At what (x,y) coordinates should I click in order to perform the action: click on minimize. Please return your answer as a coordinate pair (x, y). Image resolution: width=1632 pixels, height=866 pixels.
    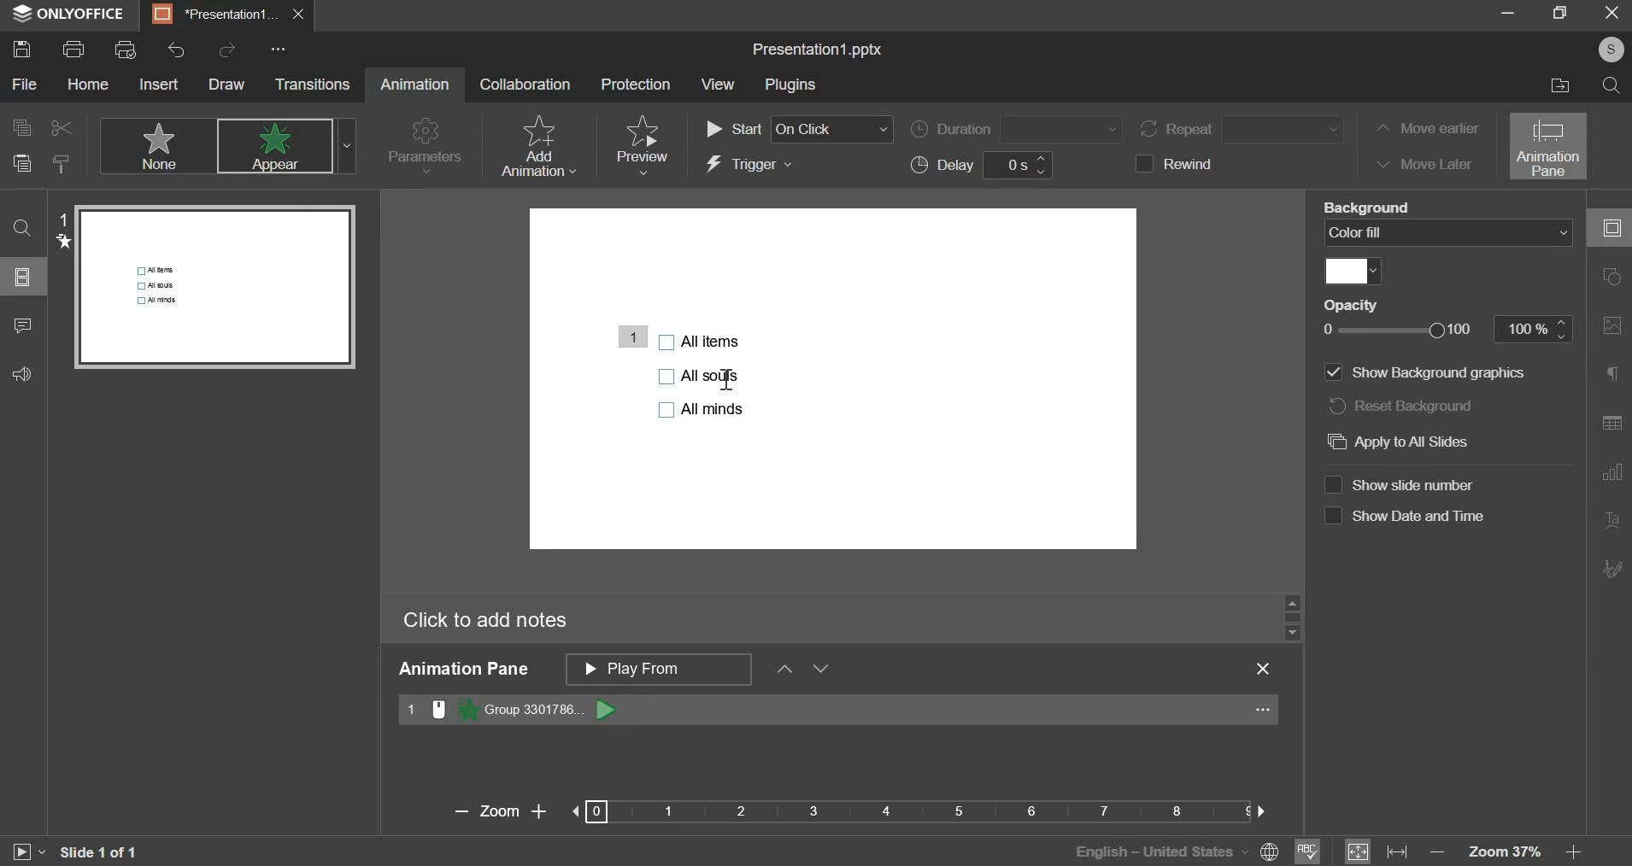
    Looking at the image, I should click on (1505, 17).